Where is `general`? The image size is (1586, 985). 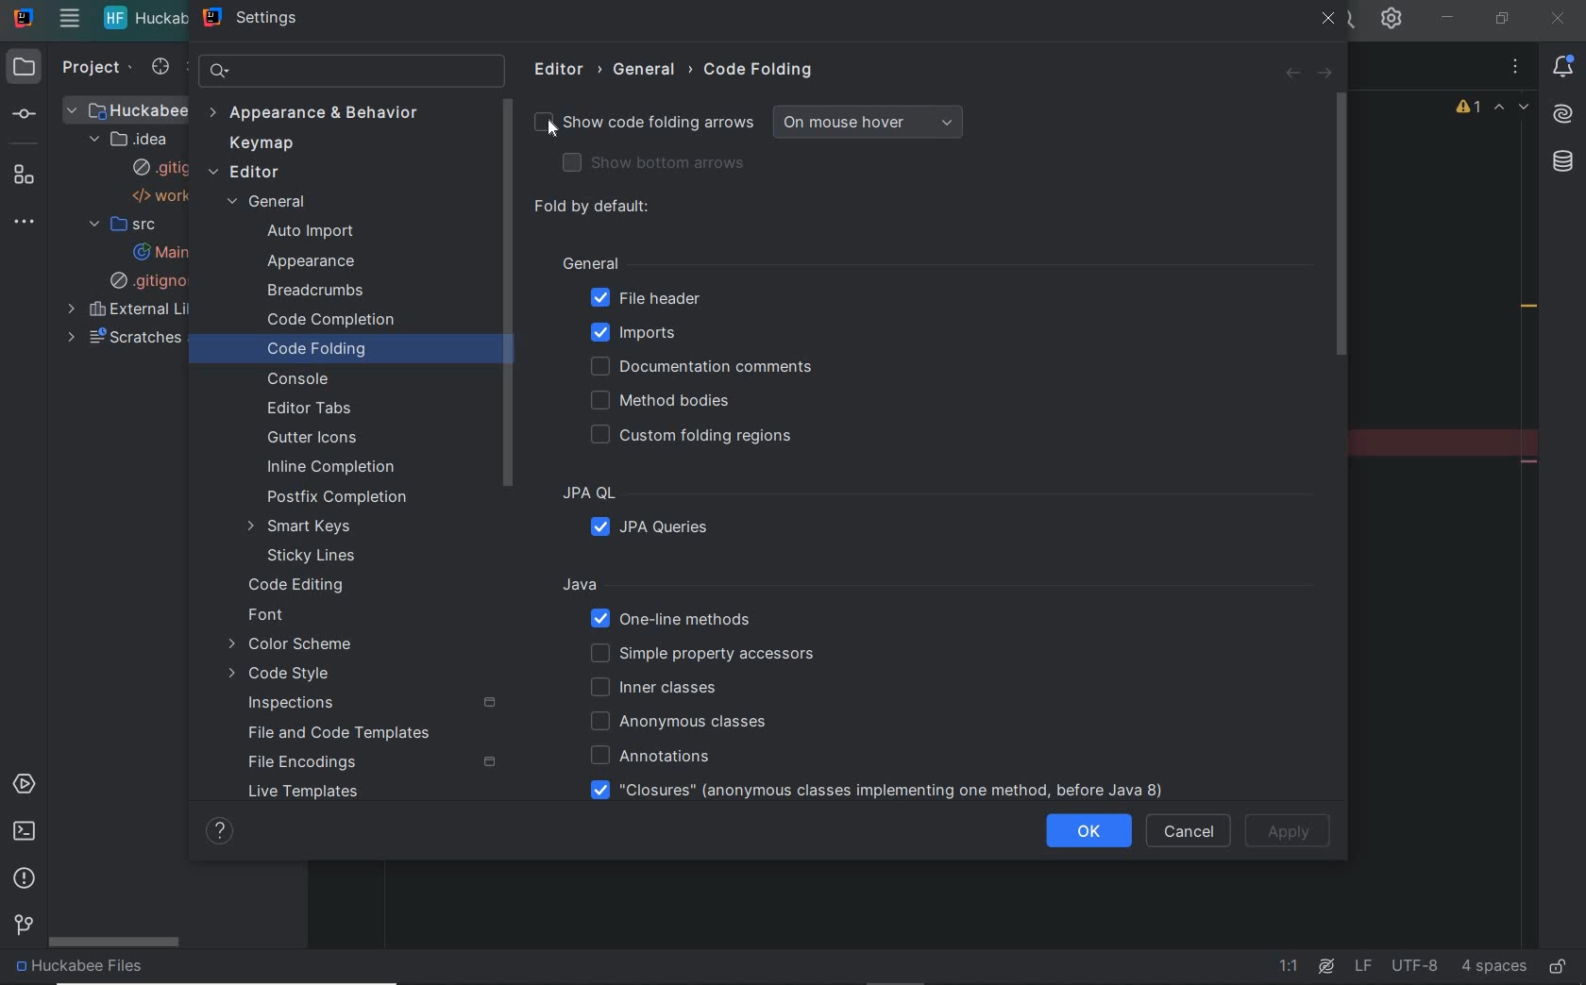 general is located at coordinates (270, 203).